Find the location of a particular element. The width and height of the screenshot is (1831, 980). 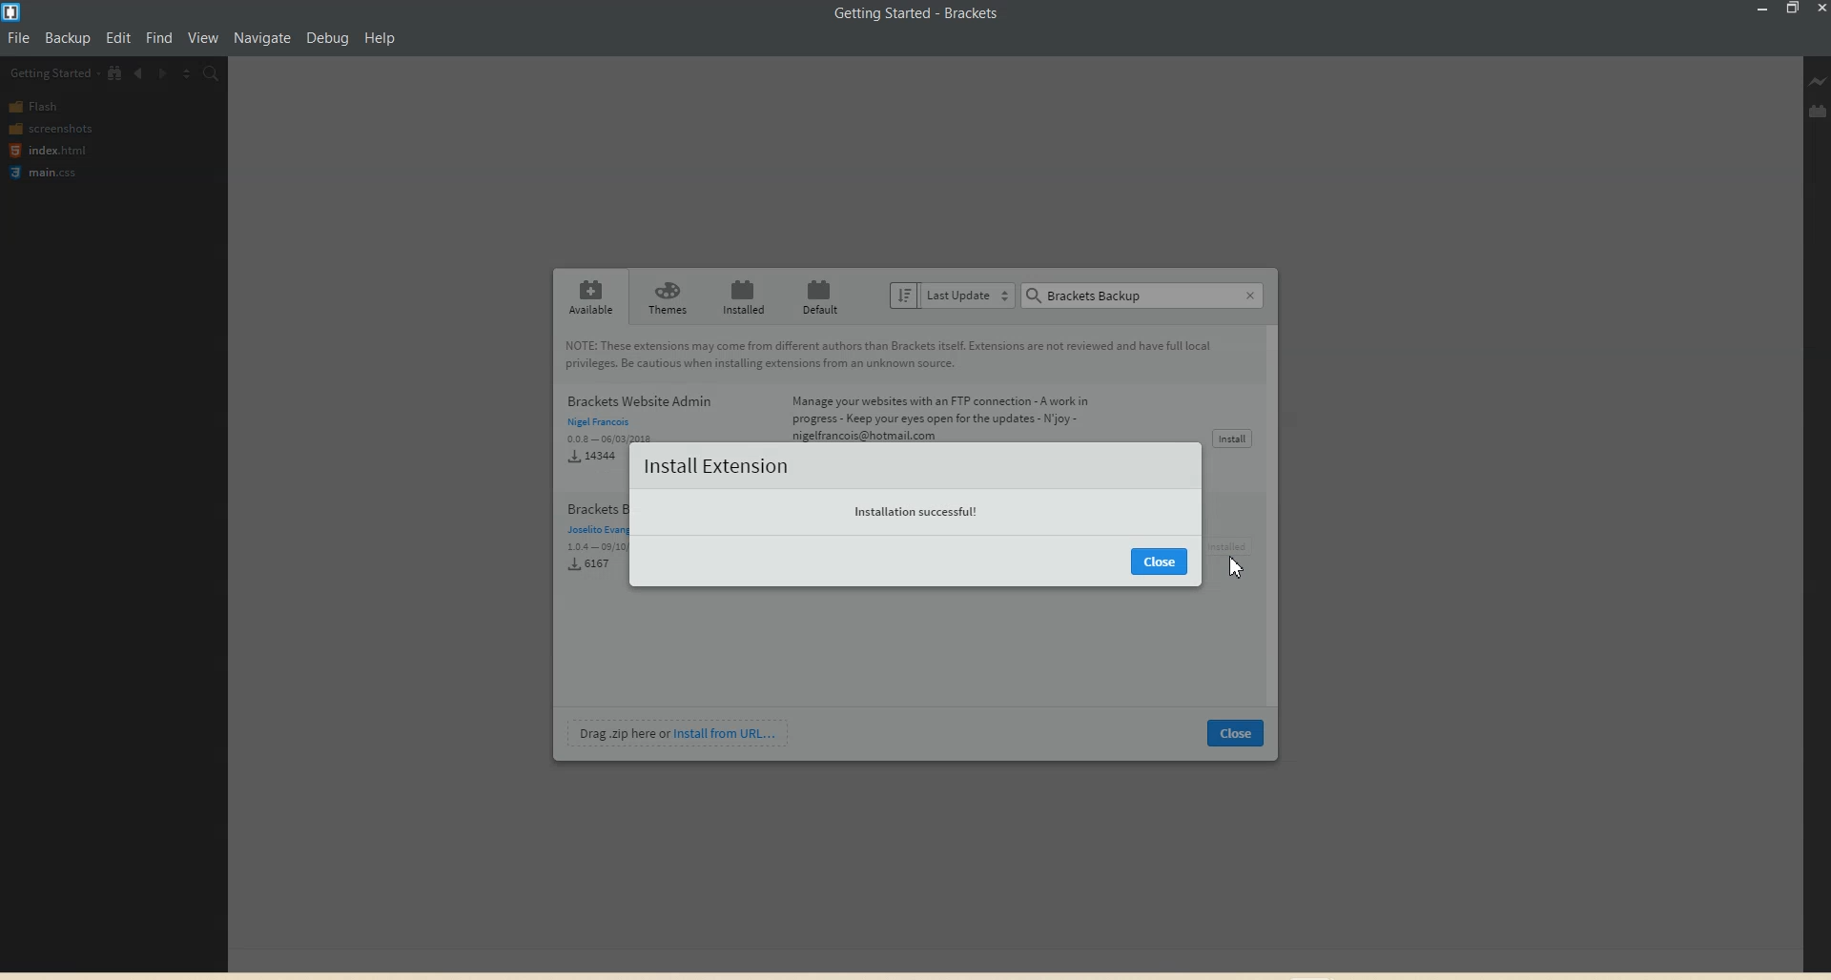

Extension manager is located at coordinates (1819, 111).